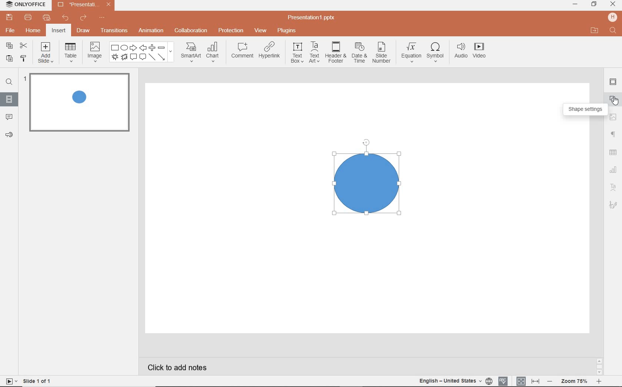 This screenshot has height=387, width=622. Describe the element at coordinates (480, 51) in the screenshot. I see `videos` at that location.